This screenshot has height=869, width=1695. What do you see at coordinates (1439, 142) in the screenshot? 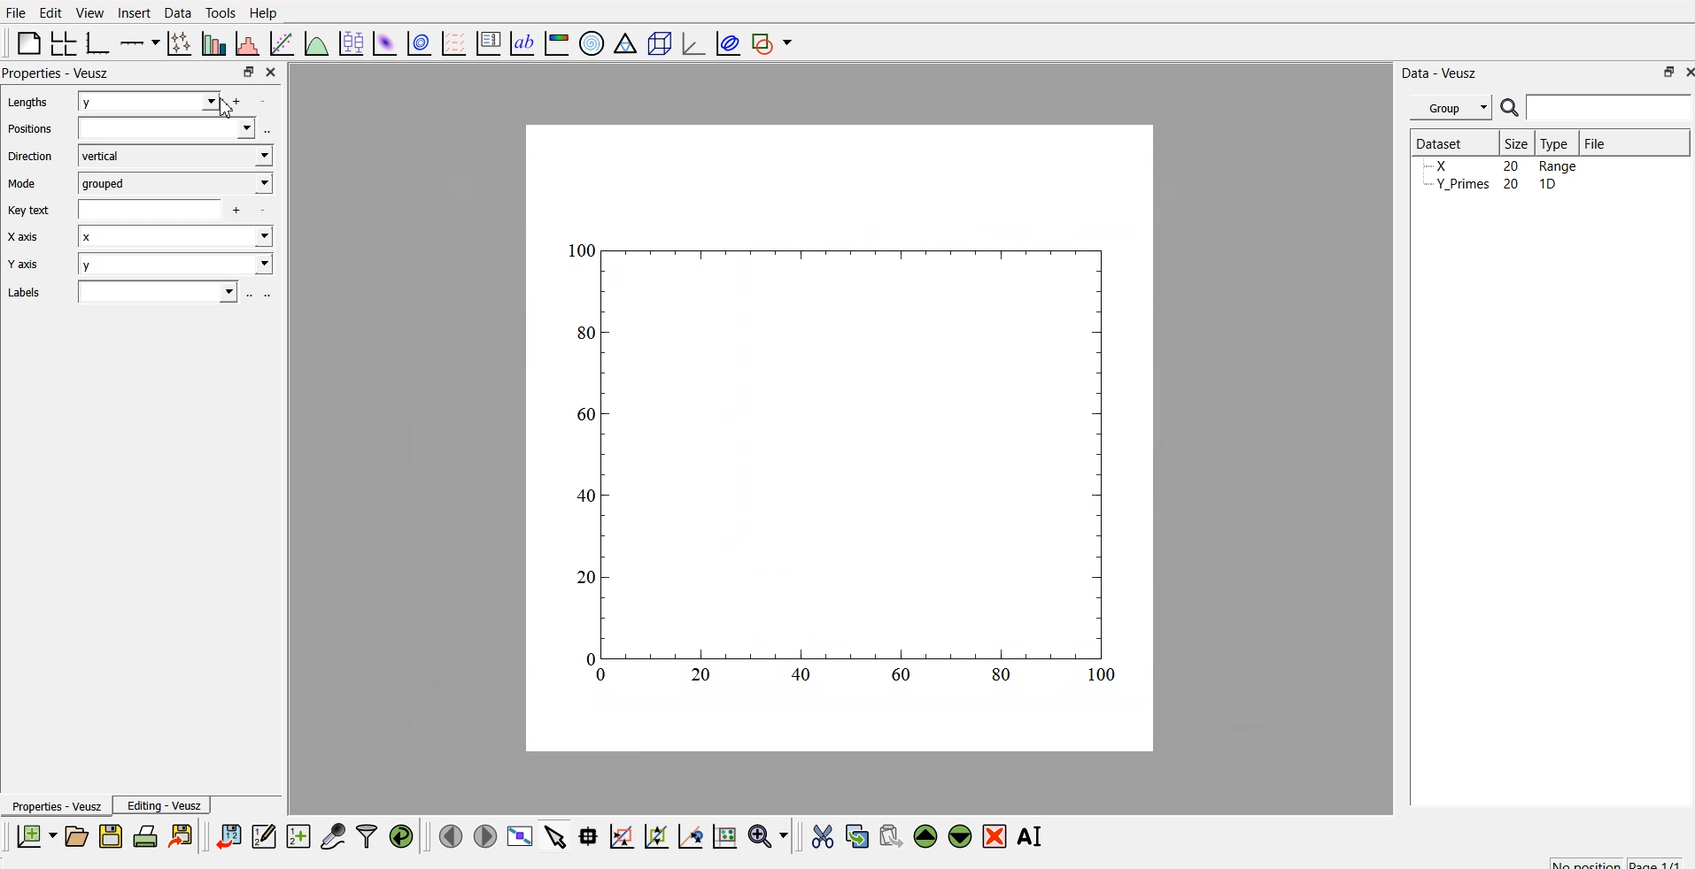
I see `| Dataset` at bounding box center [1439, 142].